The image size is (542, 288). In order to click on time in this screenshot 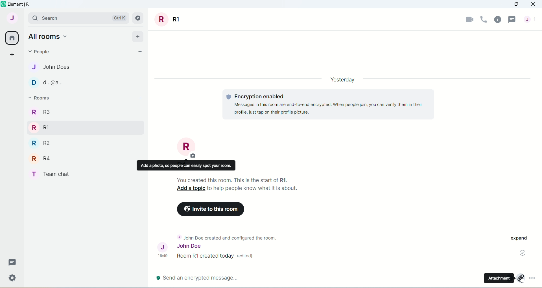, I will do `click(164, 256)`.